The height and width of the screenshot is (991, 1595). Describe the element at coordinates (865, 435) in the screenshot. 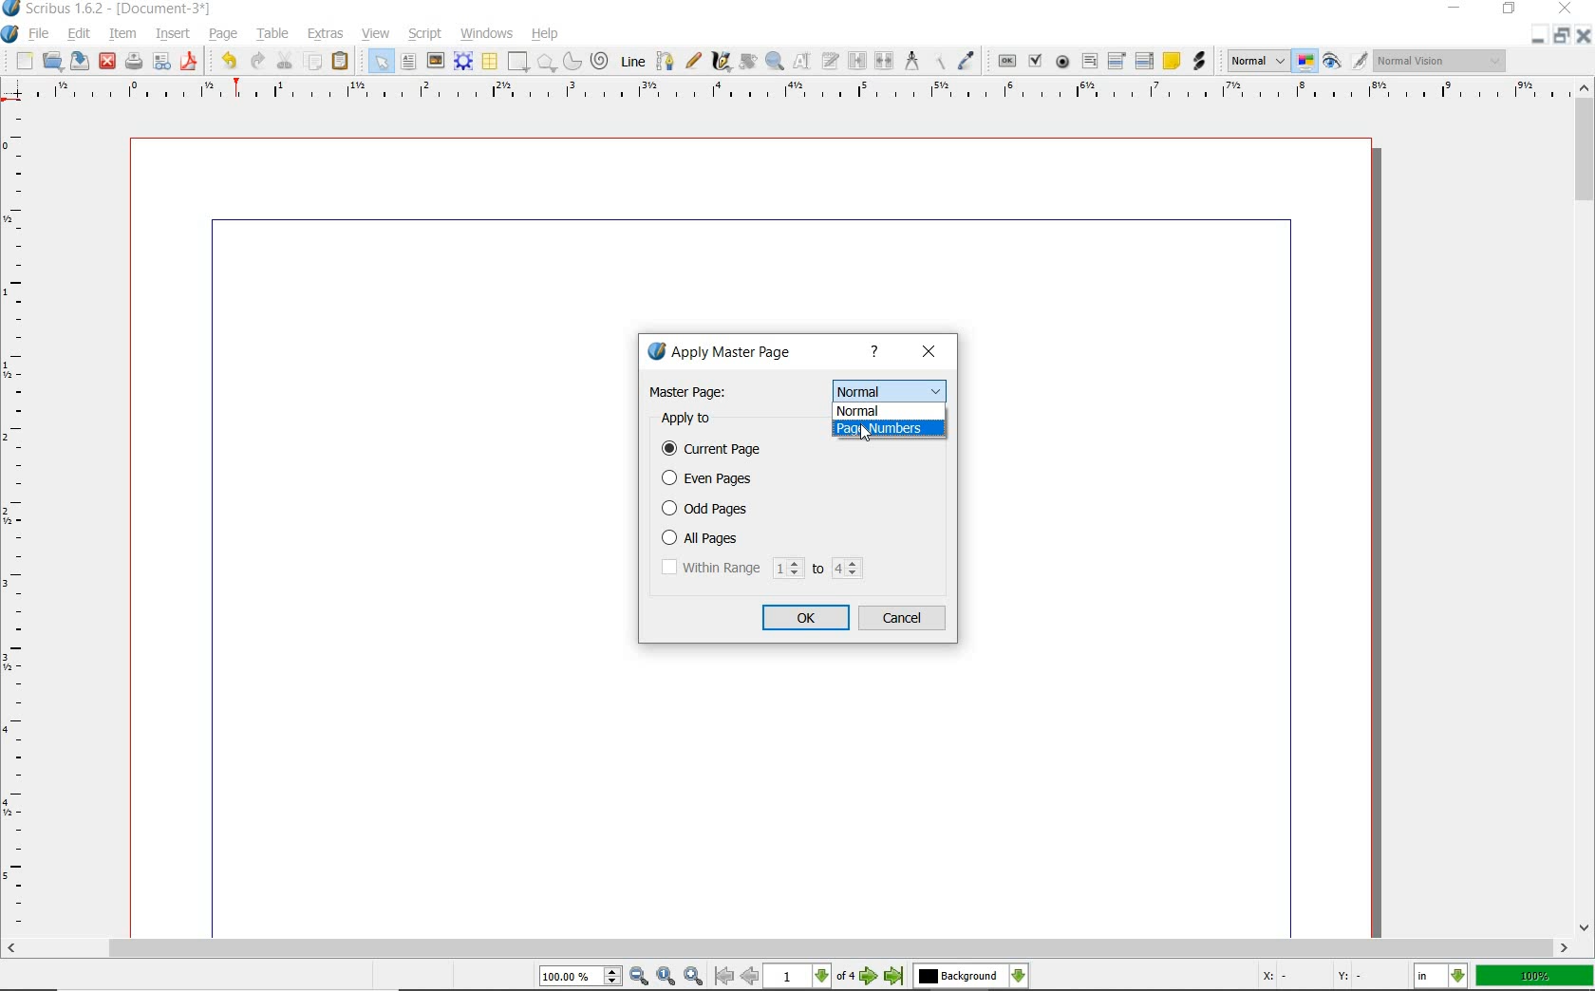

I see `Cursor Position` at that location.